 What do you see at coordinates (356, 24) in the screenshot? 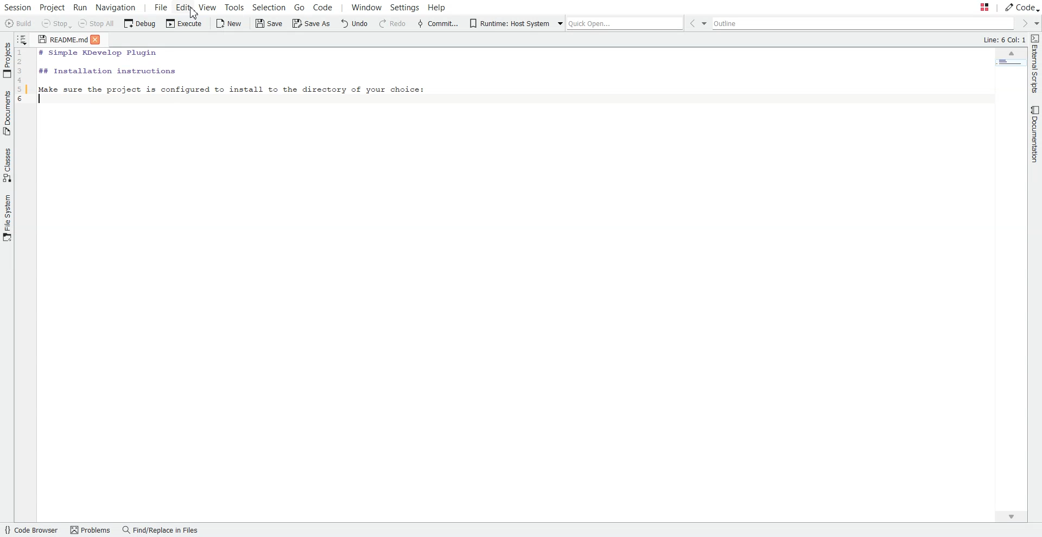
I see `Undo` at bounding box center [356, 24].